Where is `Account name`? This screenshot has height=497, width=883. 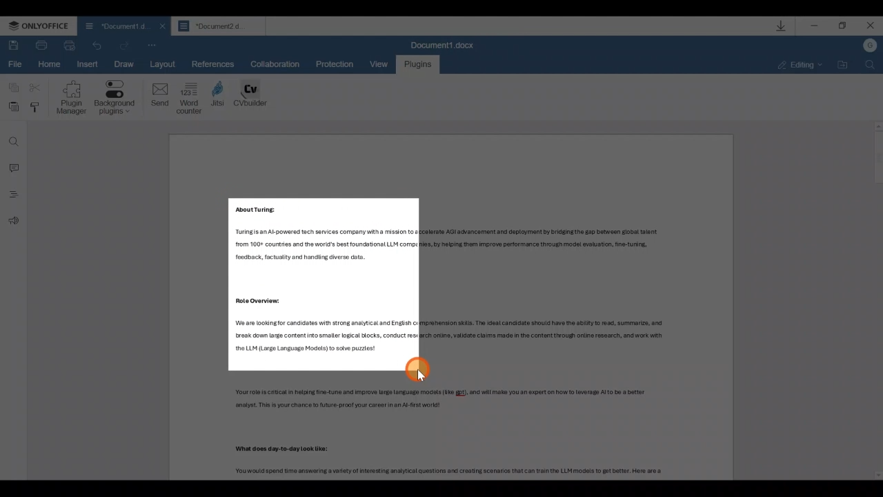
Account name is located at coordinates (870, 48).